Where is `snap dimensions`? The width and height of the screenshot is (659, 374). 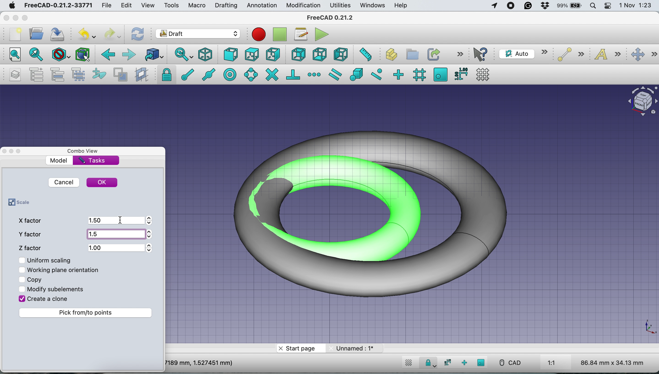 snap dimensions is located at coordinates (447, 362).